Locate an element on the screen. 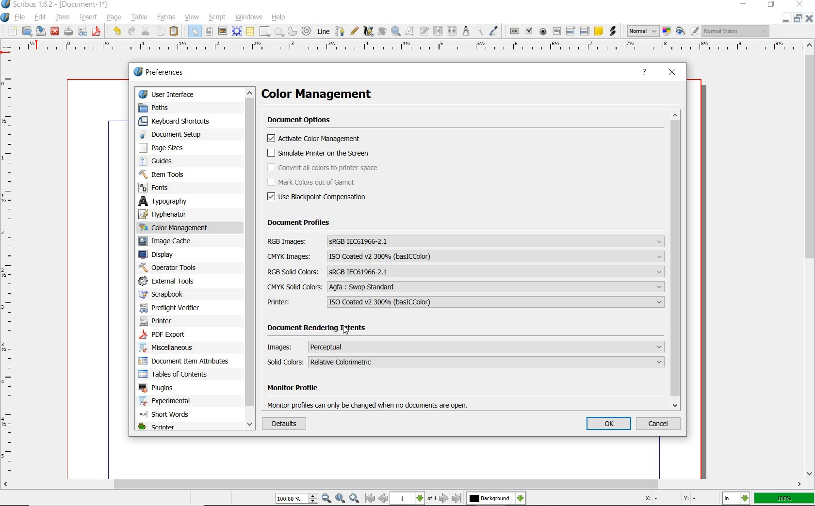 This screenshot has height=506, width=815. Bezier curve is located at coordinates (340, 31).